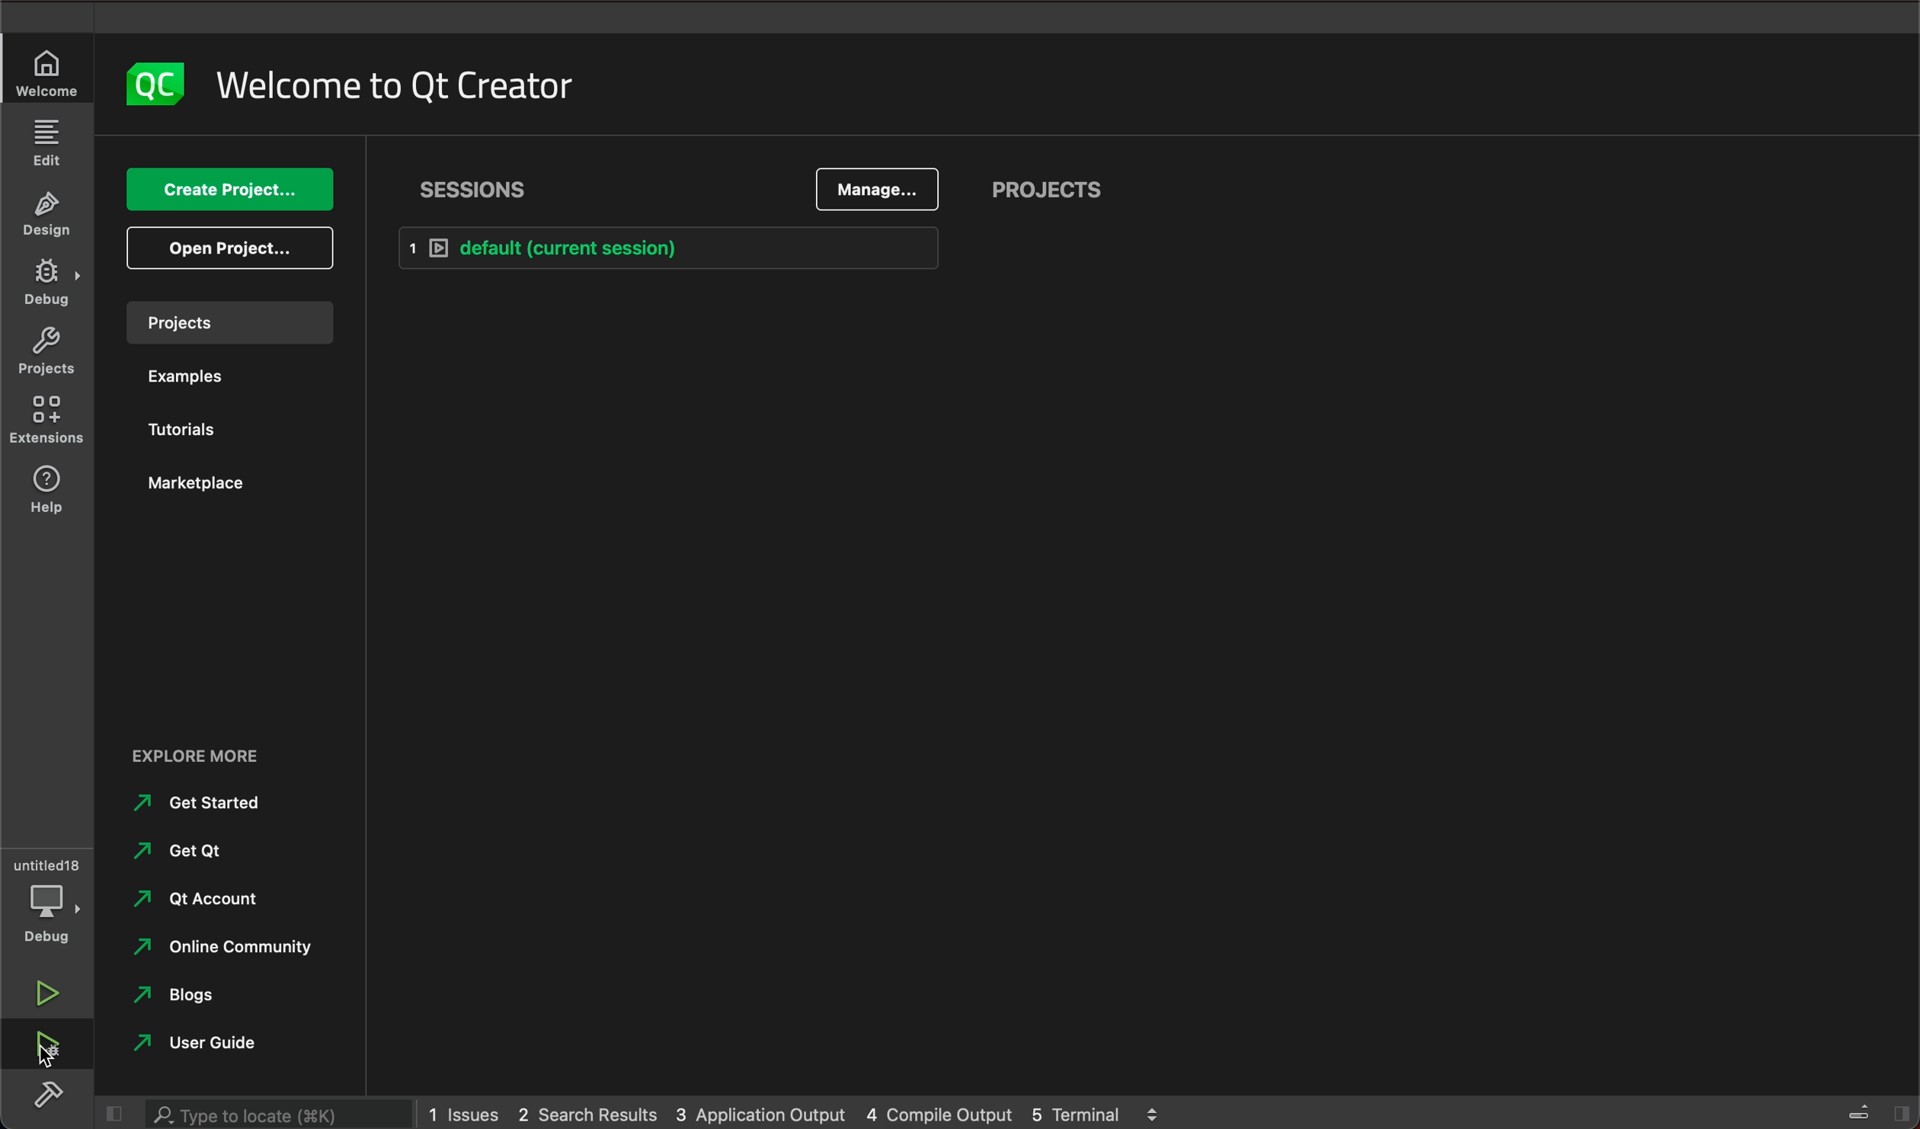 The width and height of the screenshot is (1920, 1129). I want to click on default session, so click(674, 248).